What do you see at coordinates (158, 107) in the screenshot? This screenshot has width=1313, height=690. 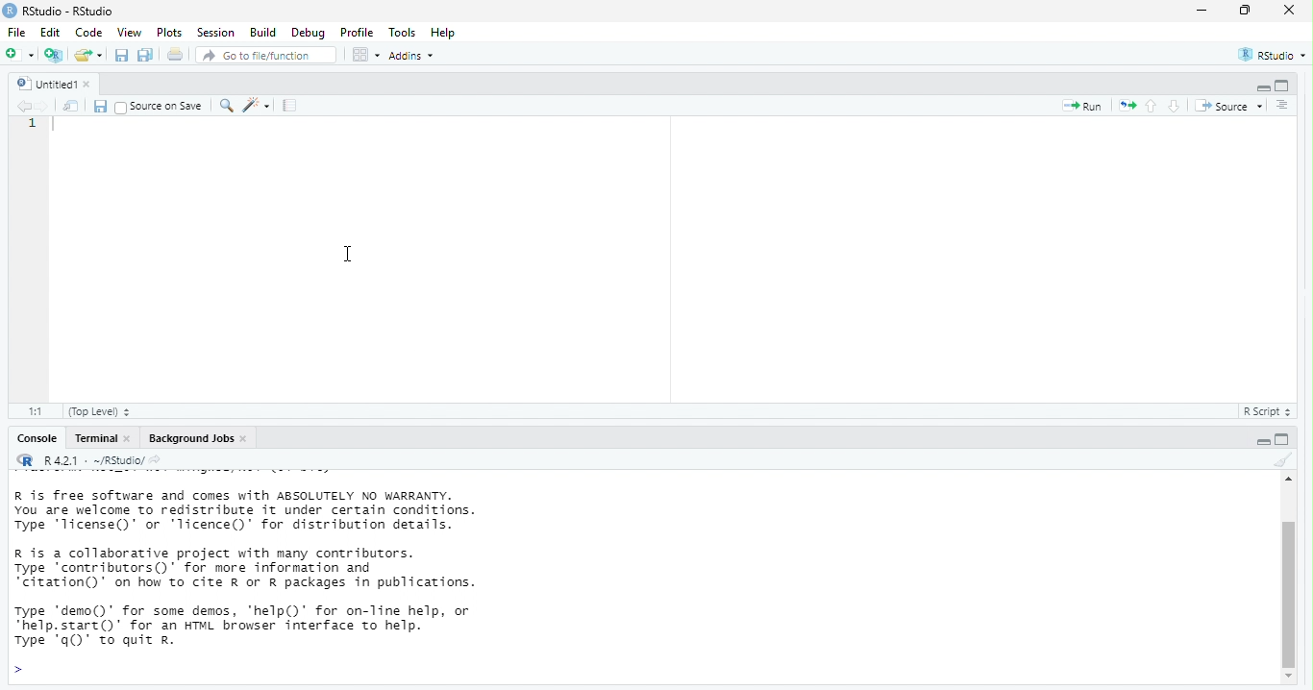 I see `source on save` at bounding box center [158, 107].